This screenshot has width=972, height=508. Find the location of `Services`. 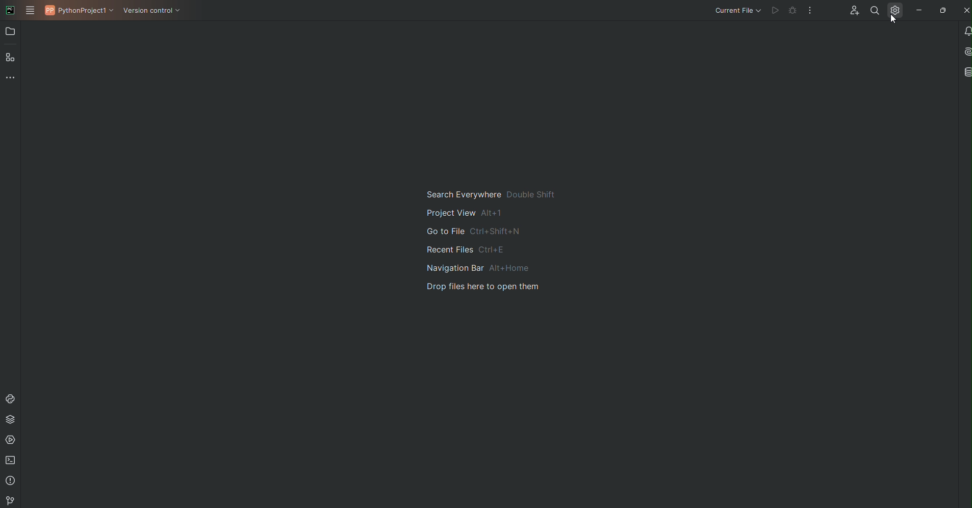

Services is located at coordinates (11, 441).